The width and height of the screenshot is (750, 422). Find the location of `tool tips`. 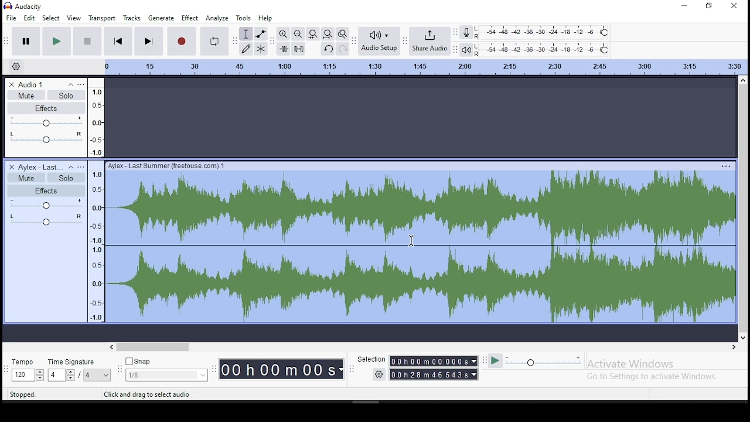

tool tips is located at coordinates (154, 394).